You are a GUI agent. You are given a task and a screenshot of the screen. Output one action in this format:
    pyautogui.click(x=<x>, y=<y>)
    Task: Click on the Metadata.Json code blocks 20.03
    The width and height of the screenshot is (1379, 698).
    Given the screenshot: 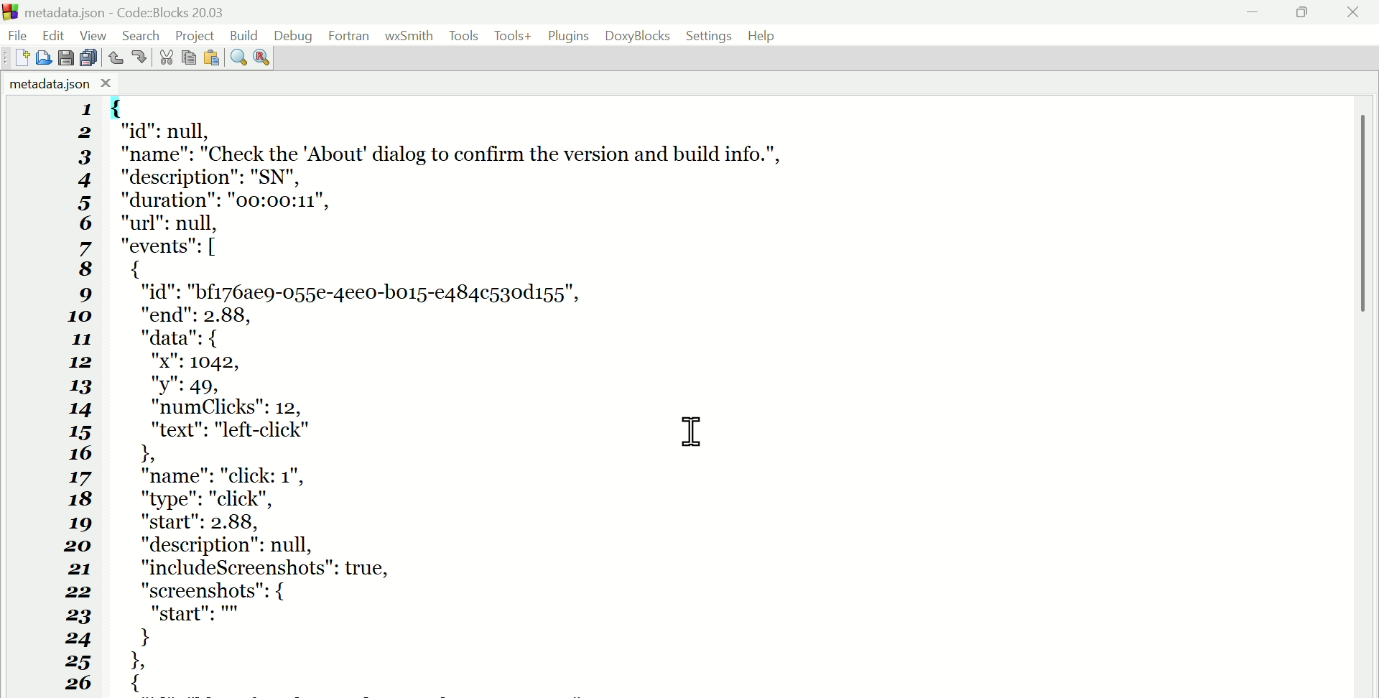 What is the action you would take?
    pyautogui.click(x=121, y=12)
    